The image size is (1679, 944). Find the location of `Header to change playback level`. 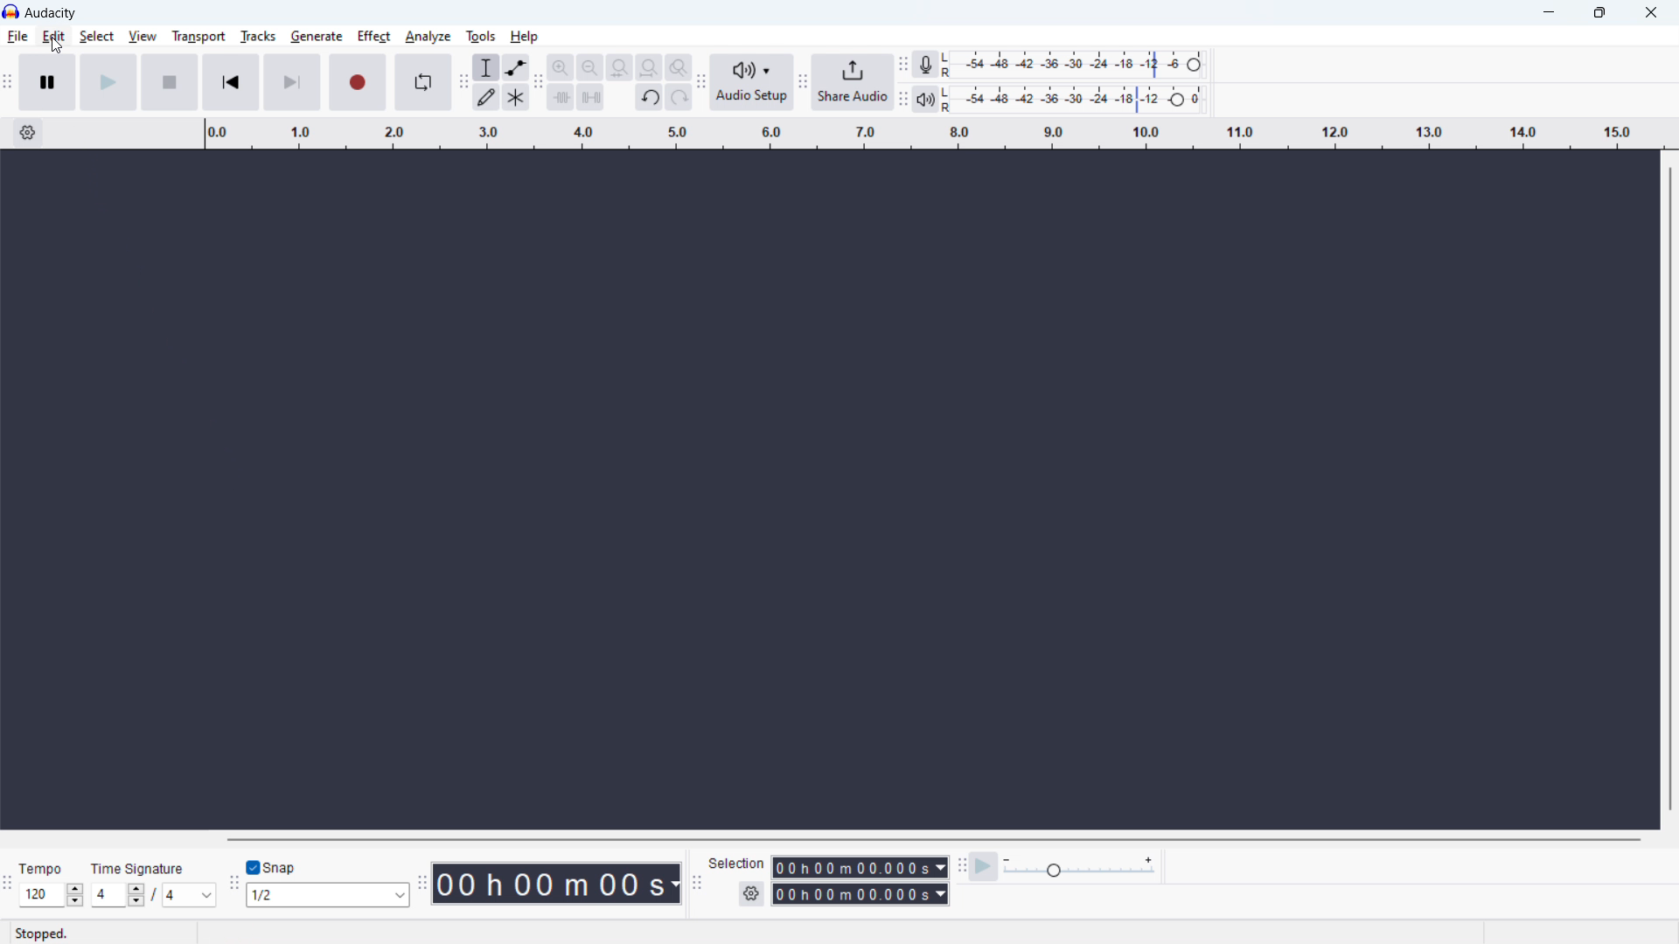

Header to change playback level is located at coordinates (1178, 100).